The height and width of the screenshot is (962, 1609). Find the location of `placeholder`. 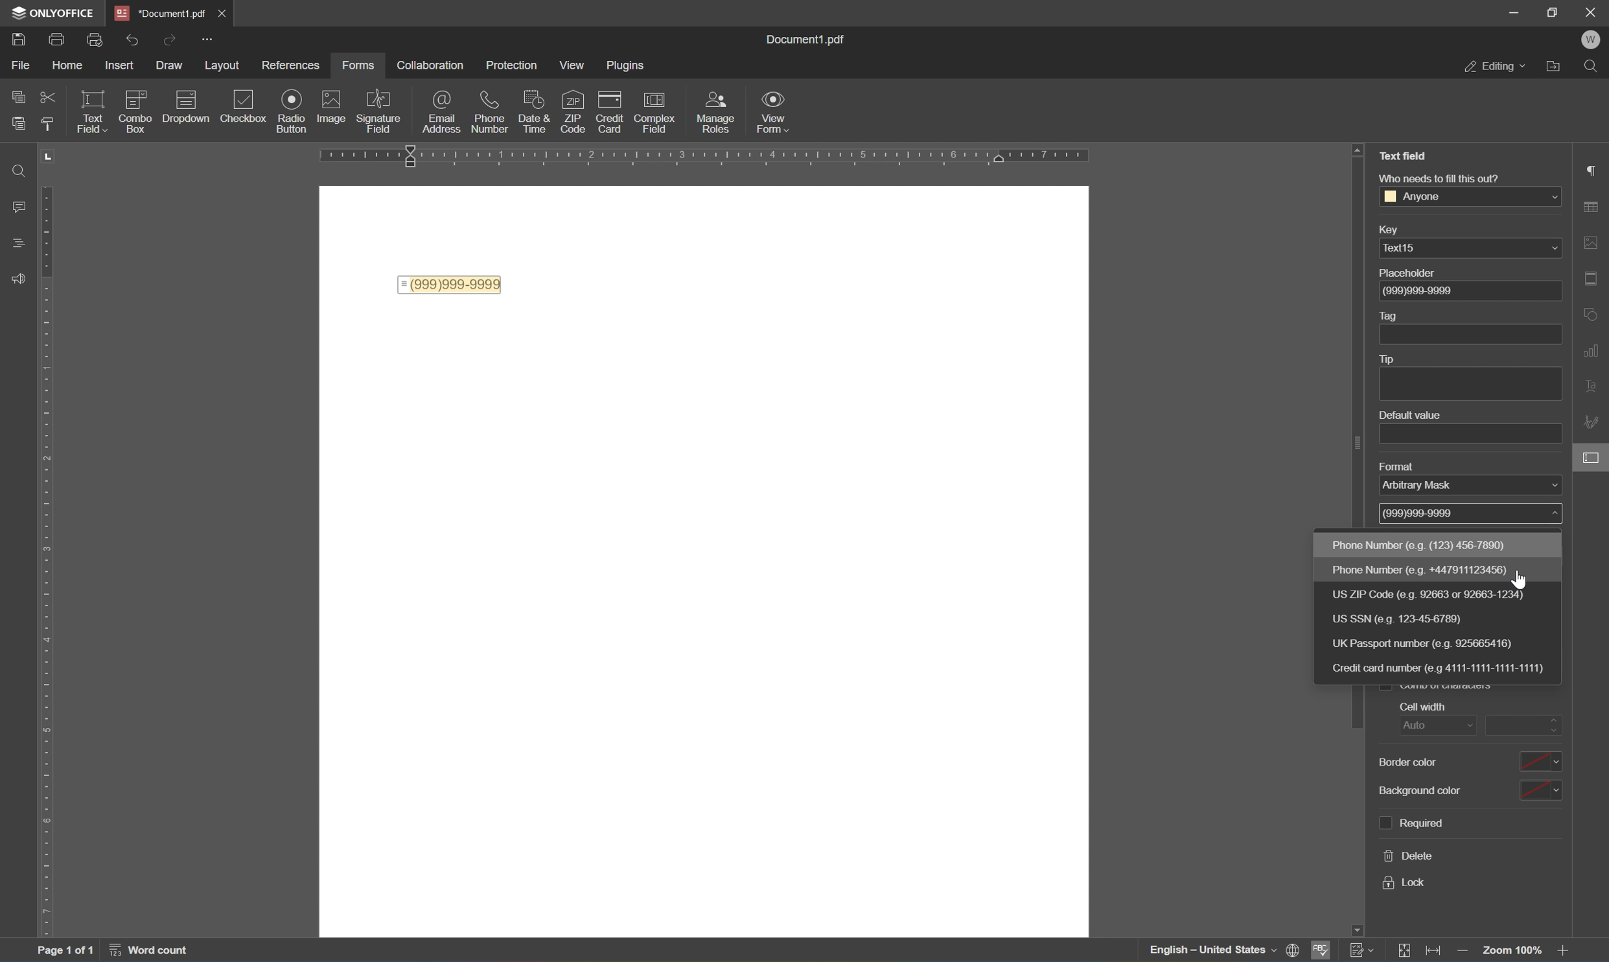

placeholder is located at coordinates (1413, 274).